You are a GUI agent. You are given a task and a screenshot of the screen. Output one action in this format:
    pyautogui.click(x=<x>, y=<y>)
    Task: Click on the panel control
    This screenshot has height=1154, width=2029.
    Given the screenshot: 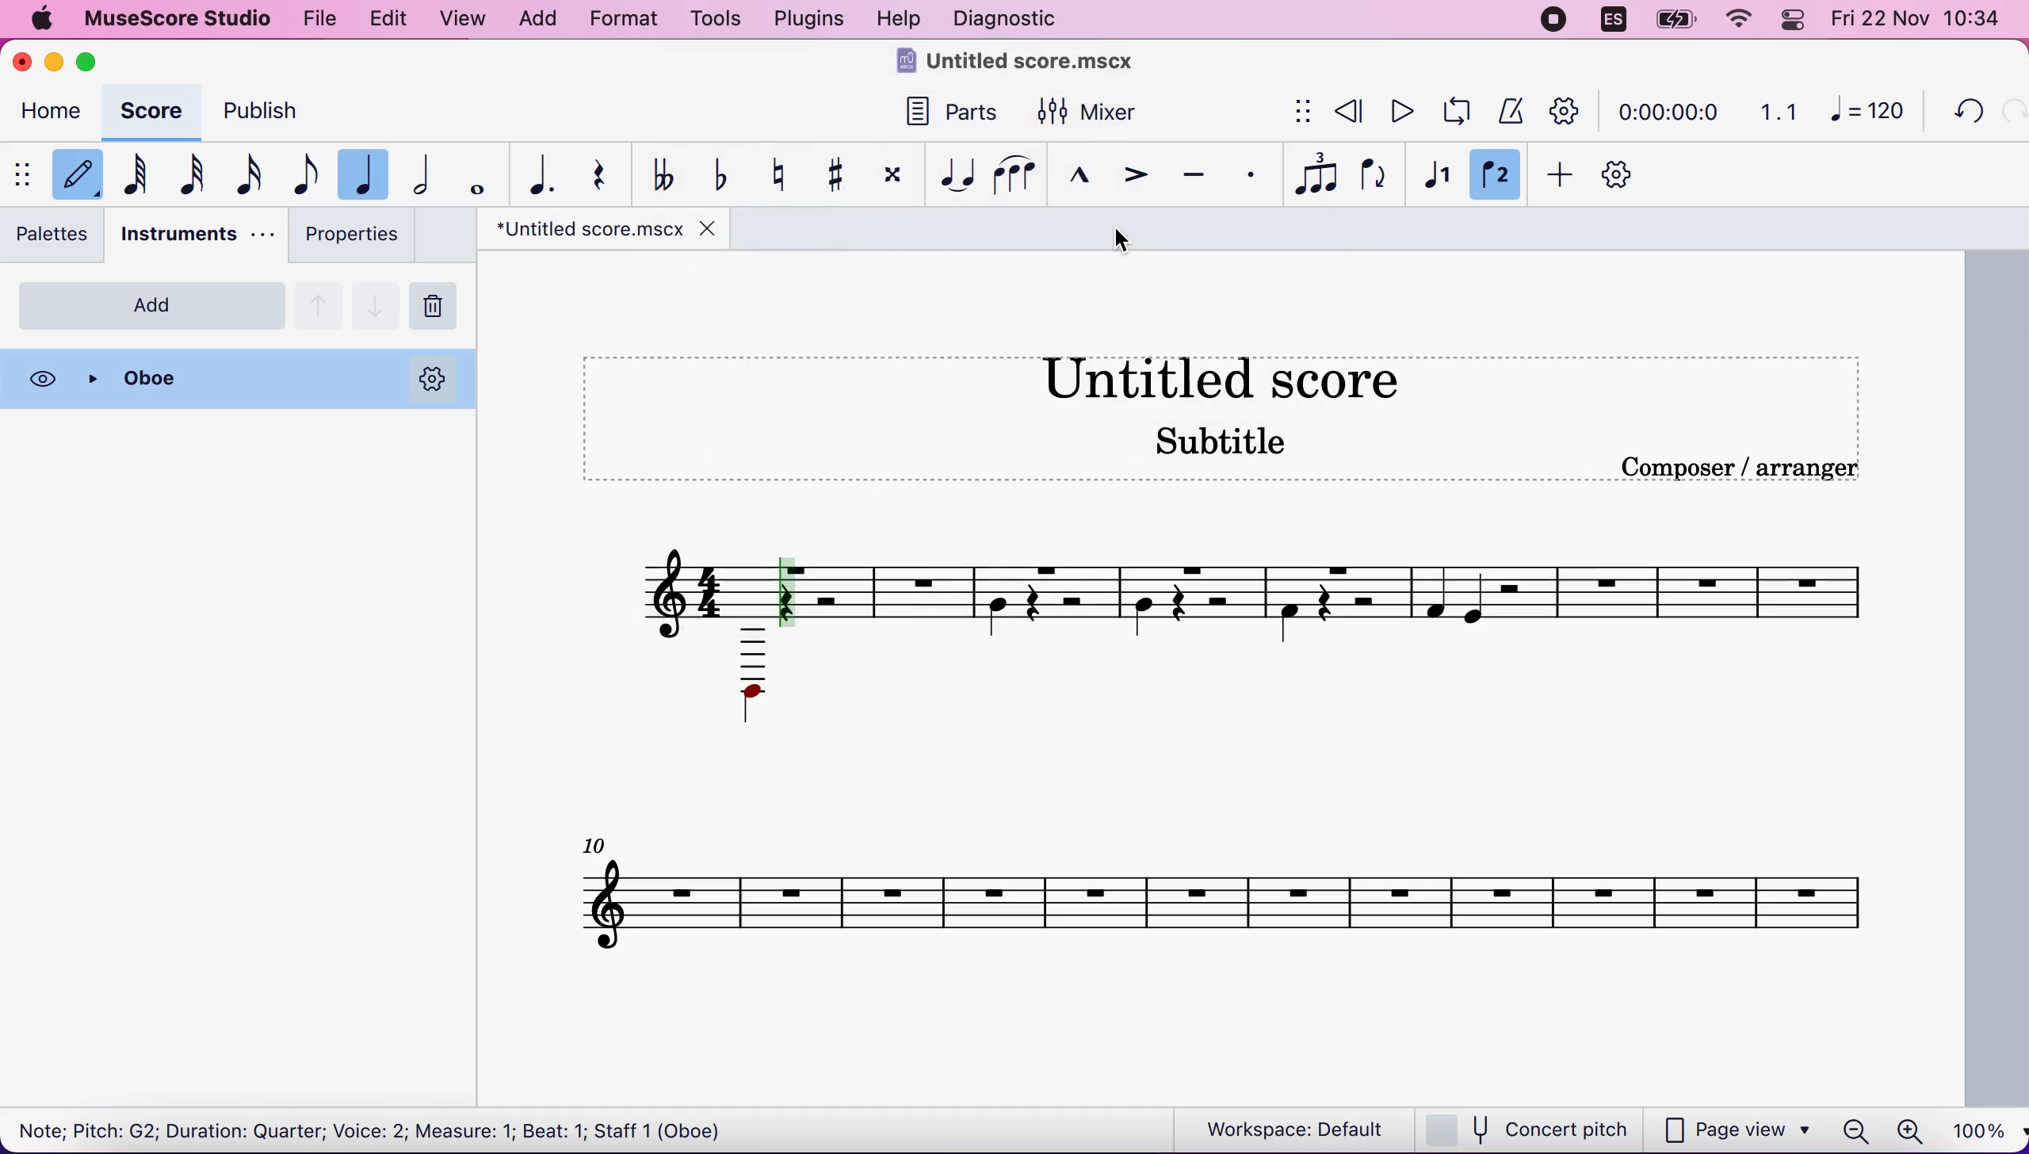 What is the action you would take?
    pyautogui.click(x=1790, y=20)
    